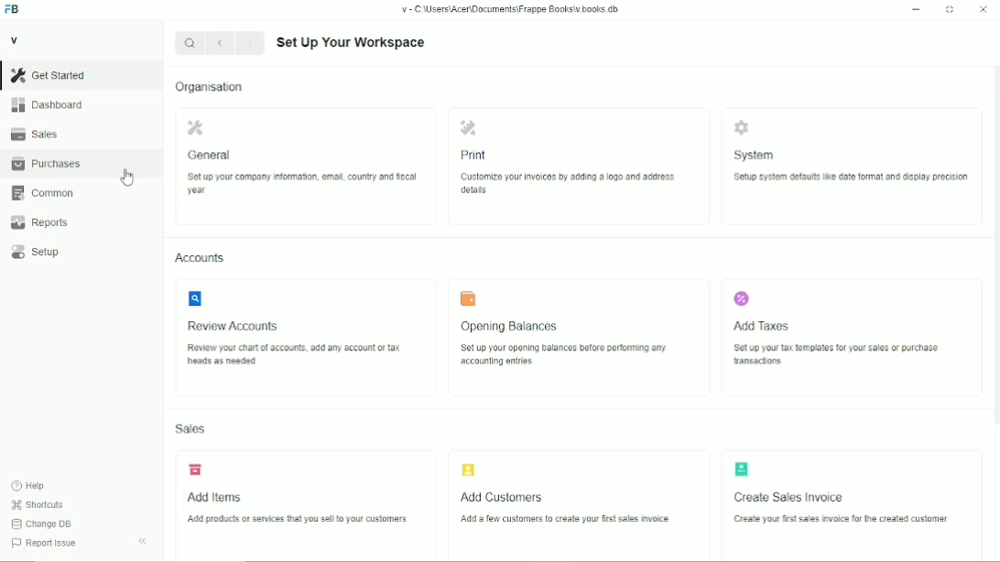 This screenshot has height=562, width=1000. What do you see at coordinates (352, 43) in the screenshot?
I see `Set up your workspace` at bounding box center [352, 43].